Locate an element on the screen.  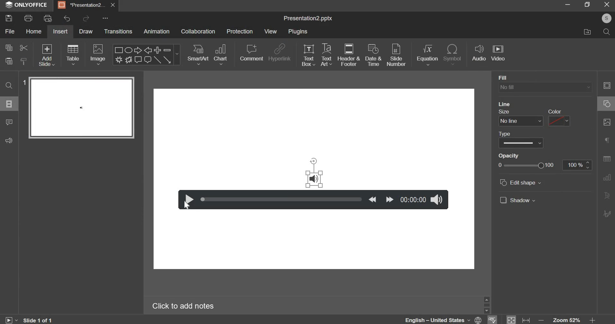
onlyoffice is located at coordinates (27, 5).